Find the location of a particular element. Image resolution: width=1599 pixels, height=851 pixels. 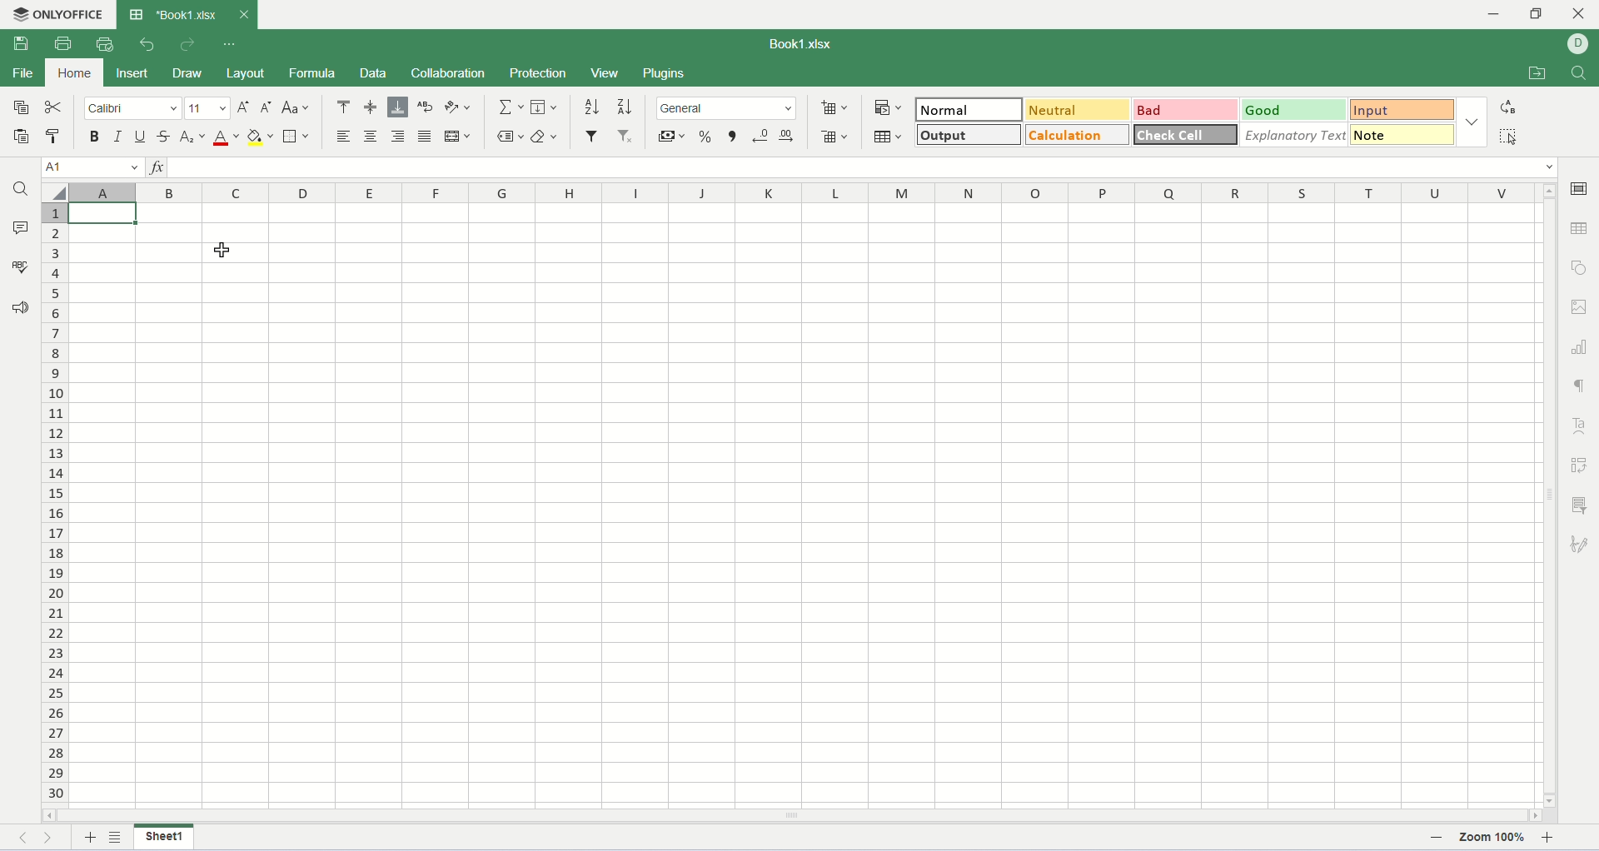

plugins is located at coordinates (684, 72).